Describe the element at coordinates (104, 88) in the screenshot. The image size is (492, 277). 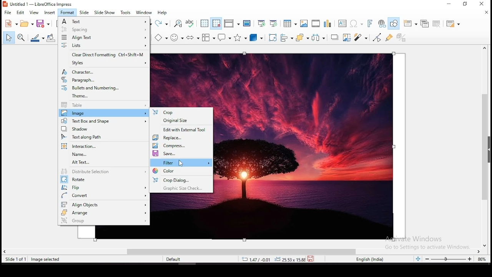
I see `bullets and numbering` at that location.